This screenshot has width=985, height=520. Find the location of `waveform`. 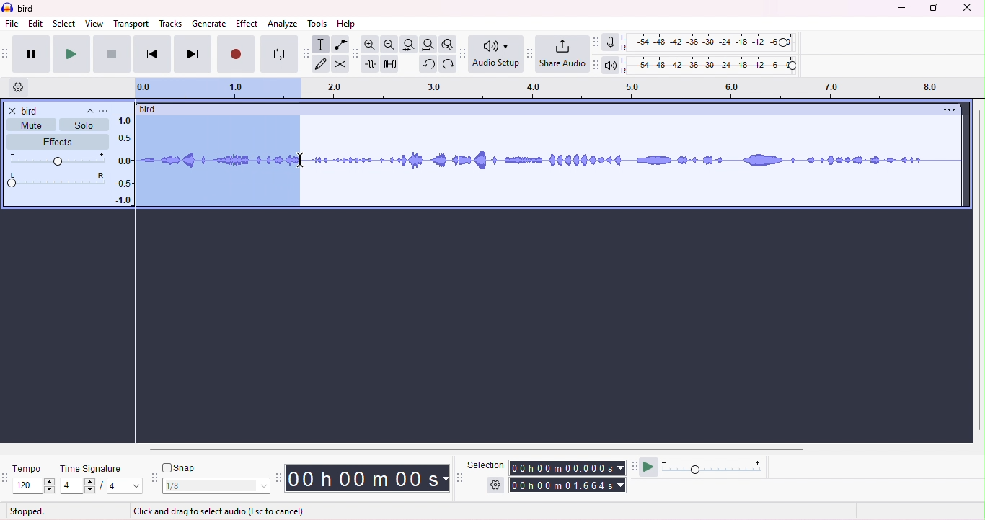

waveform is located at coordinates (637, 158).